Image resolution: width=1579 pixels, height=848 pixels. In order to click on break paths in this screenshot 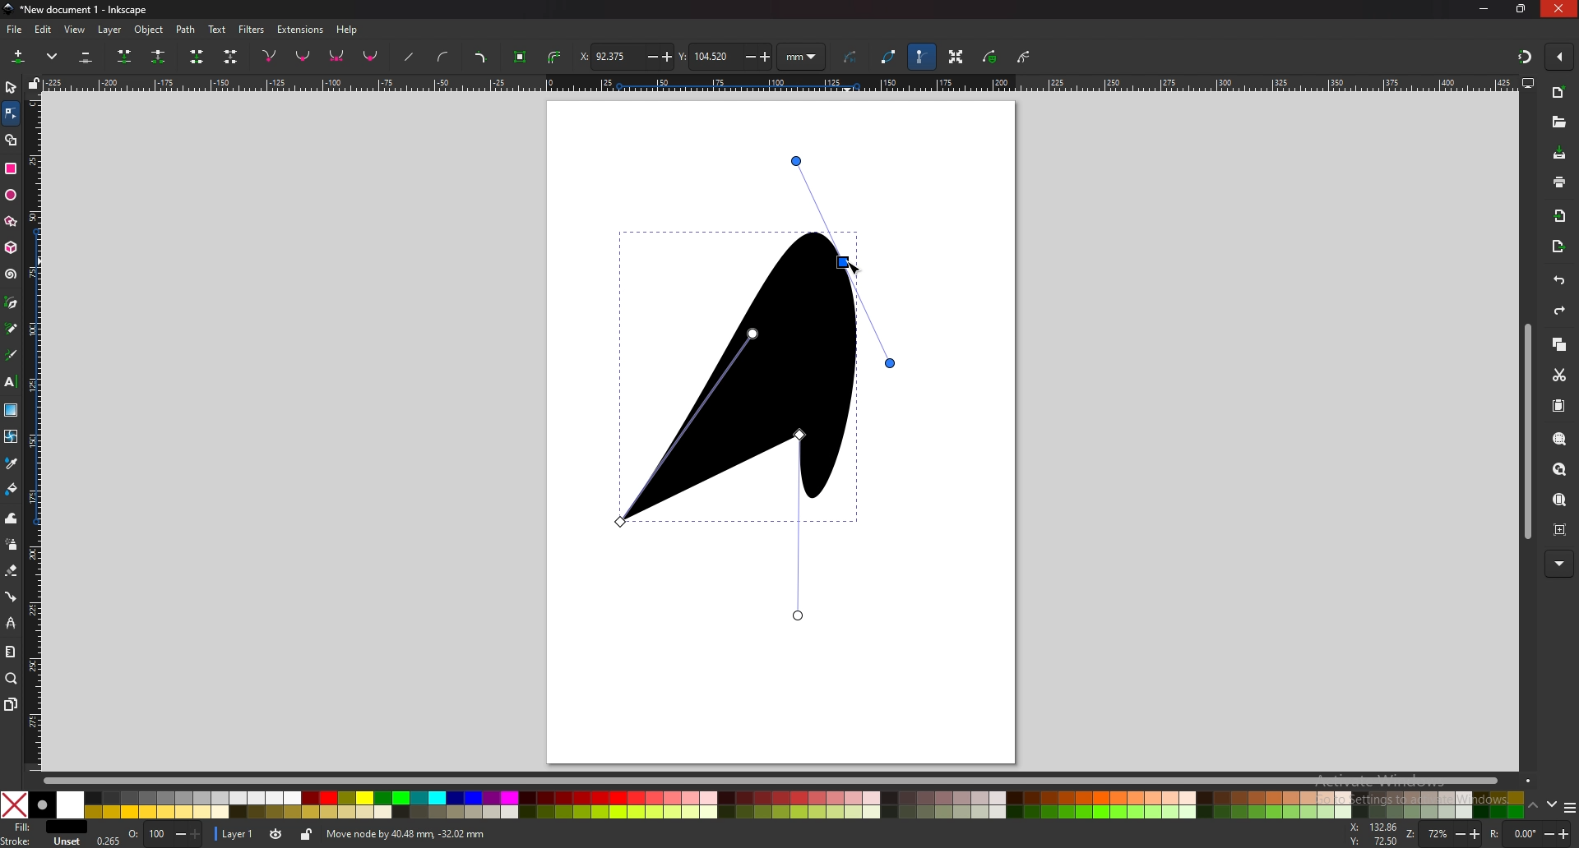, I will do `click(160, 57)`.